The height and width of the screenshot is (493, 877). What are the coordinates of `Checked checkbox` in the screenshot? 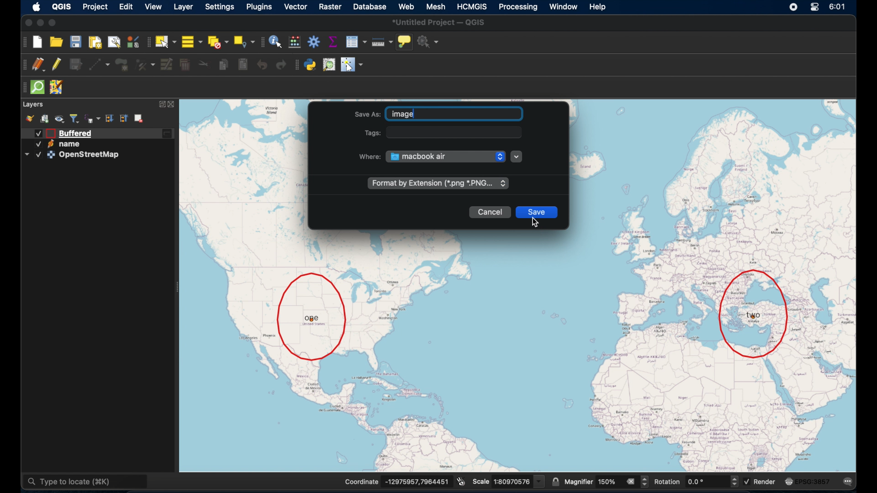 It's located at (37, 145).